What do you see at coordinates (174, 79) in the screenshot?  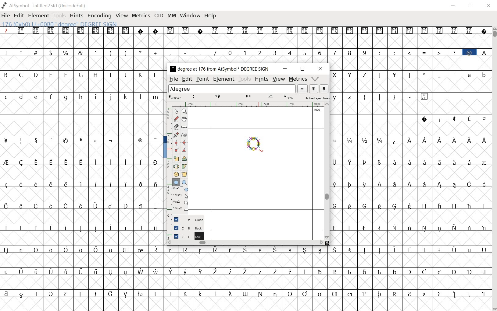 I see `file` at bounding box center [174, 79].